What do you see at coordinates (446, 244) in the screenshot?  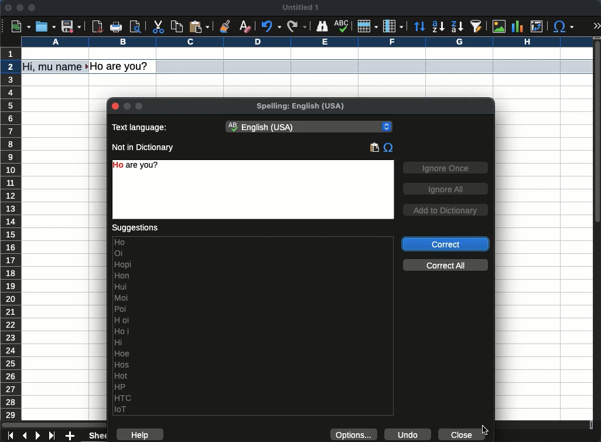 I see `correct` at bounding box center [446, 244].